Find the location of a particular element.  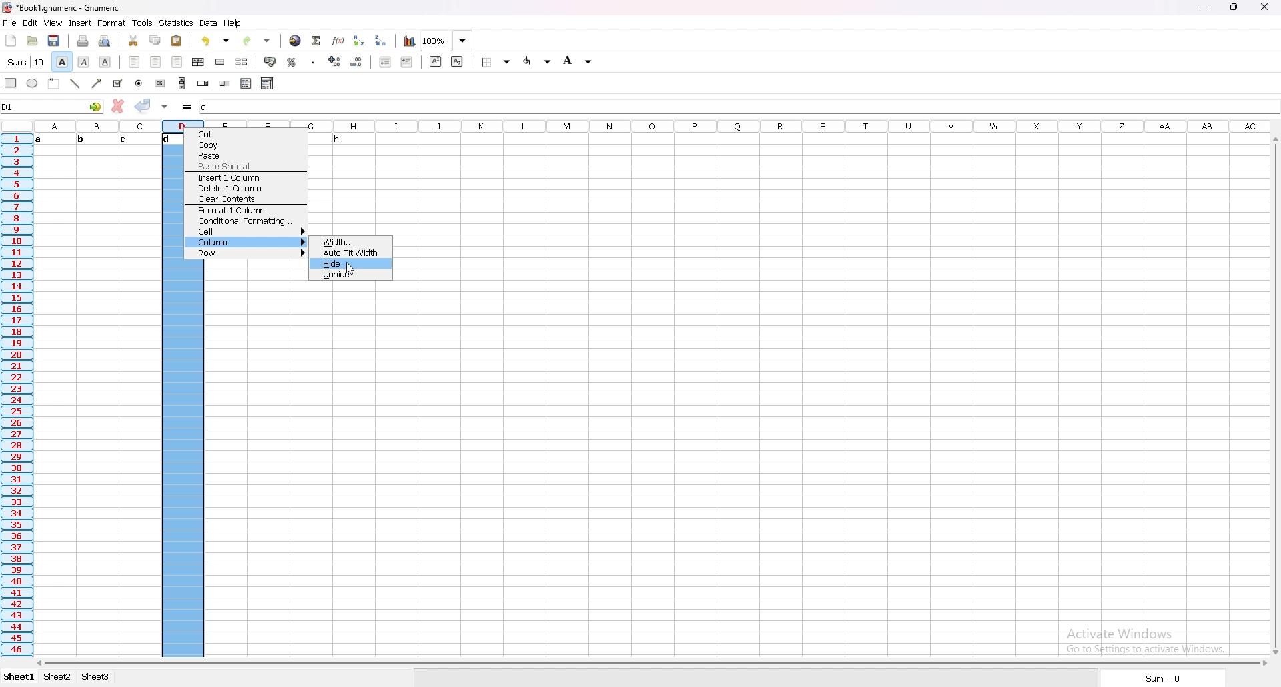

tick box is located at coordinates (118, 84).